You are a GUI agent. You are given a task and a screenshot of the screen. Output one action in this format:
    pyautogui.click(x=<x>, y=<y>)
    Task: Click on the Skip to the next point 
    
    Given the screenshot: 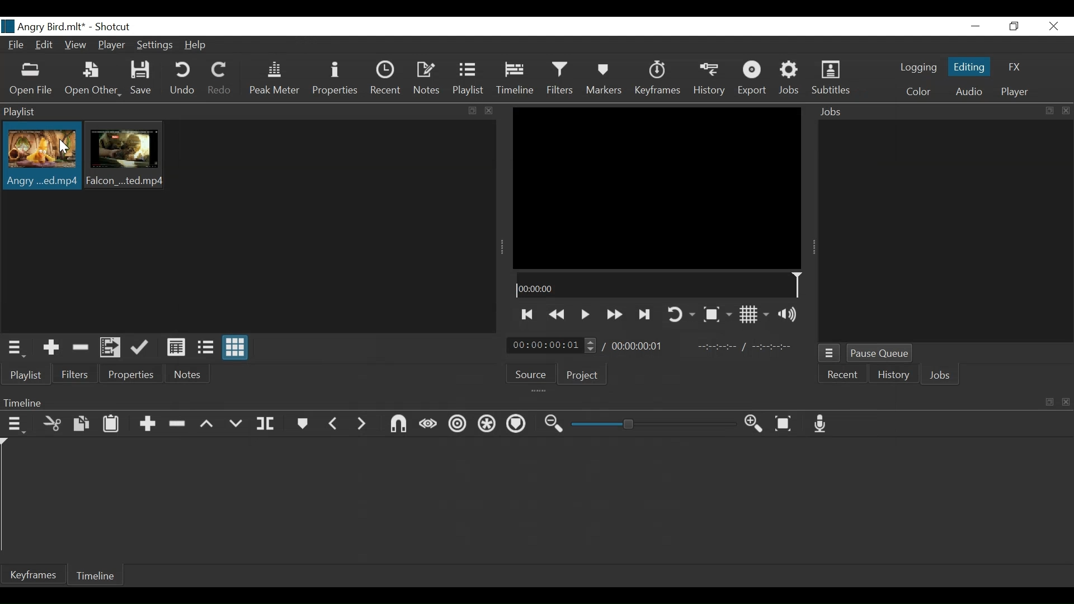 What is the action you would take?
    pyautogui.click(x=646, y=315)
    